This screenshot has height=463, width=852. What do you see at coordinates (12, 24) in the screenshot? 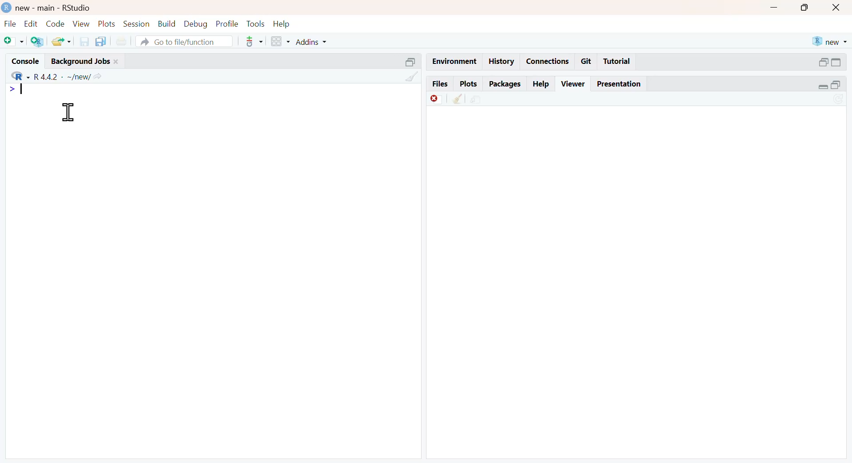
I see `file` at bounding box center [12, 24].